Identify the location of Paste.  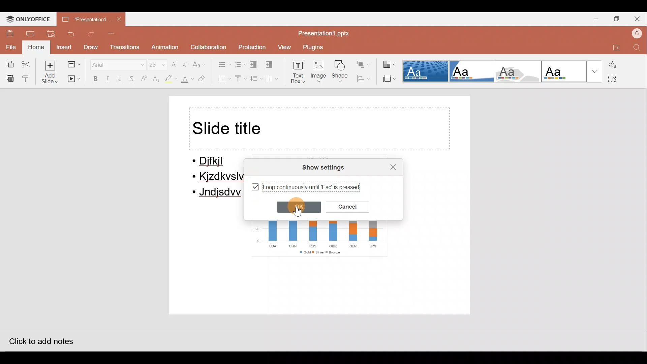
(9, 77).